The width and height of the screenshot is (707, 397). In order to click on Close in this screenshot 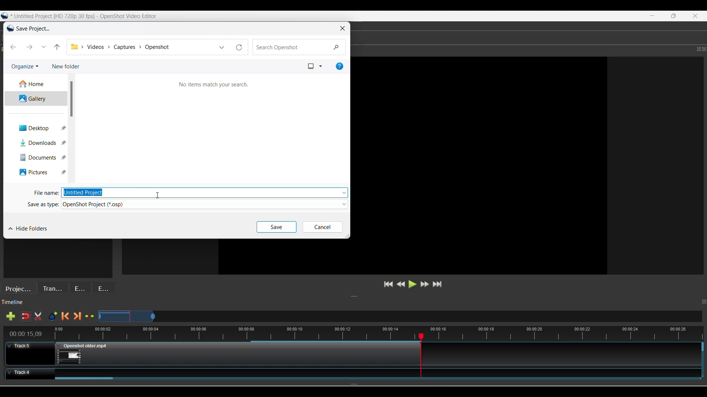, I will do `click(696, 17)`.